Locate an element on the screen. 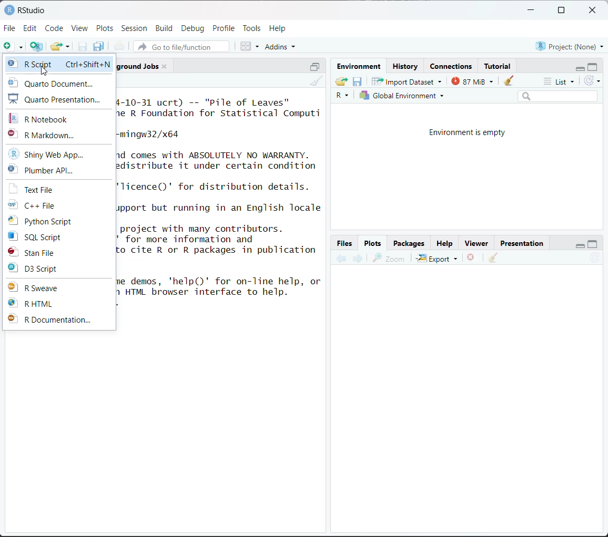 The height and width of the screenshot is (537, 608). Quarto Presentation... is located at coordinates (54, 99).